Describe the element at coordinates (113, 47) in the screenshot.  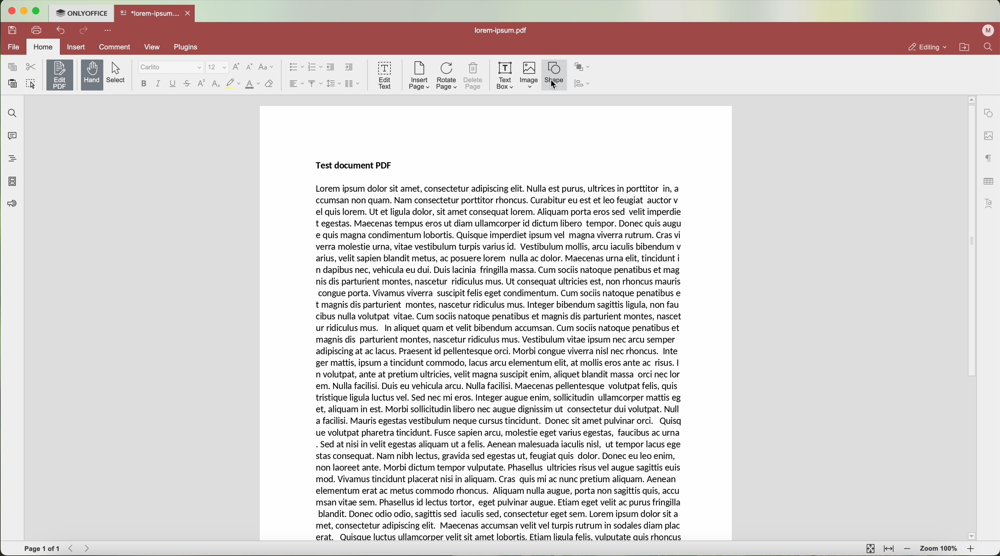
I see `comment` at that location.